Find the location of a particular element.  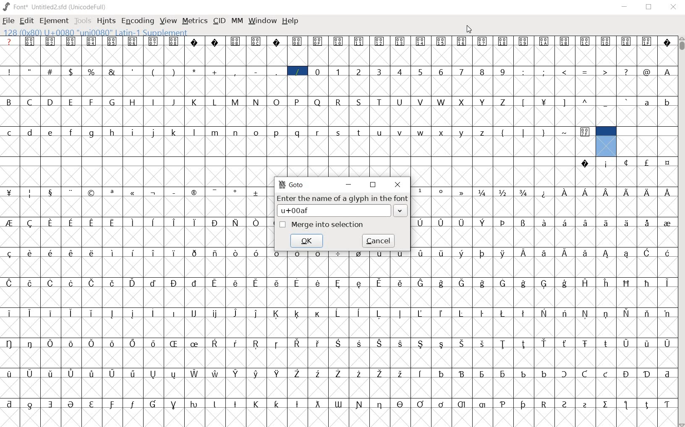

? is located at coordinates (10, 42).